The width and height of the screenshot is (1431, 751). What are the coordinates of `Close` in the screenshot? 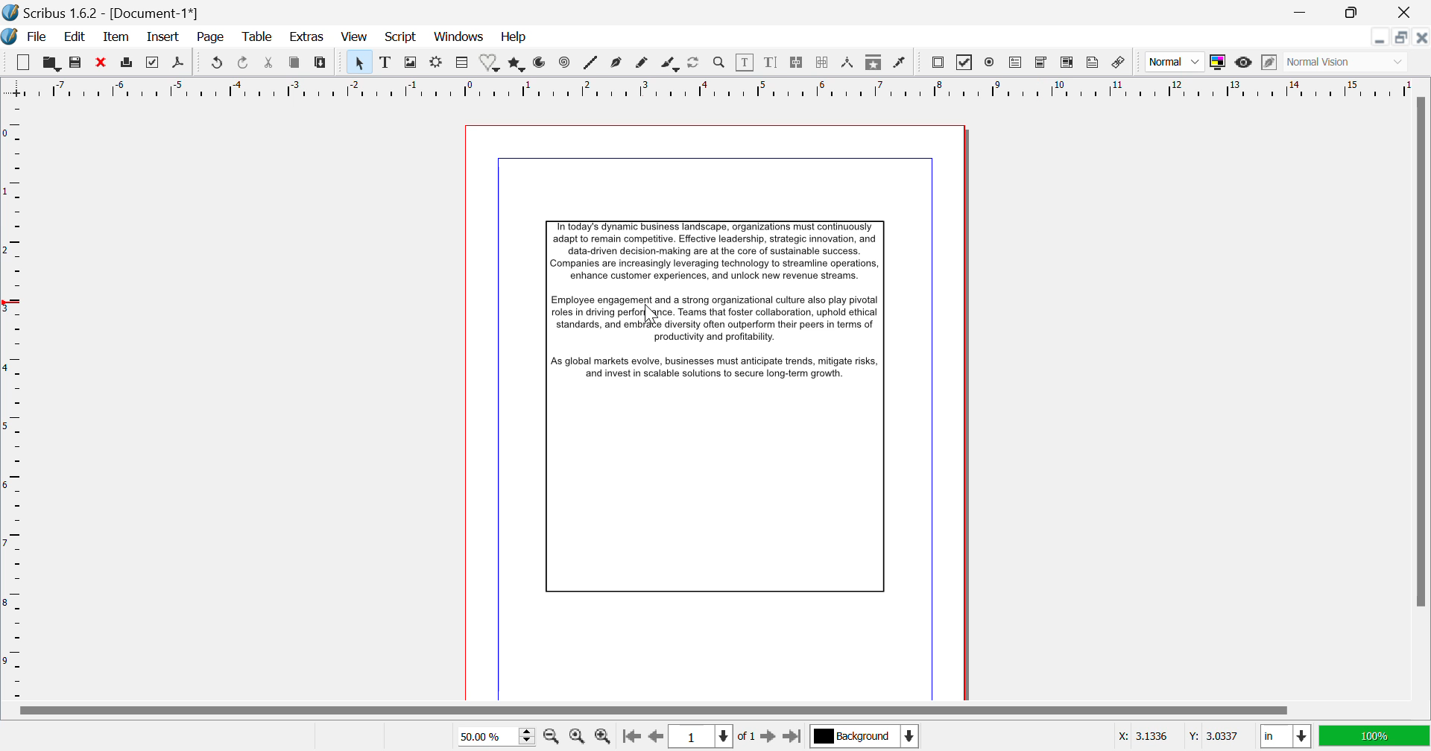 It's located at (1406, 13).